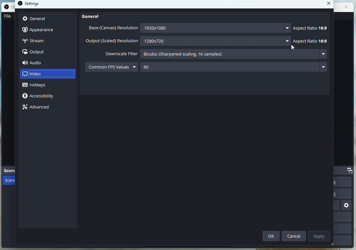  I want to click on more options, so click(288, 41).